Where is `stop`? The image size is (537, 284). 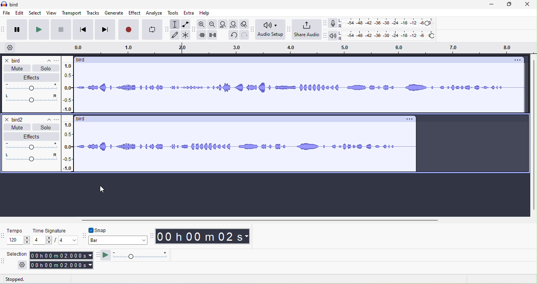
stop is located at coordinates (61, 29).